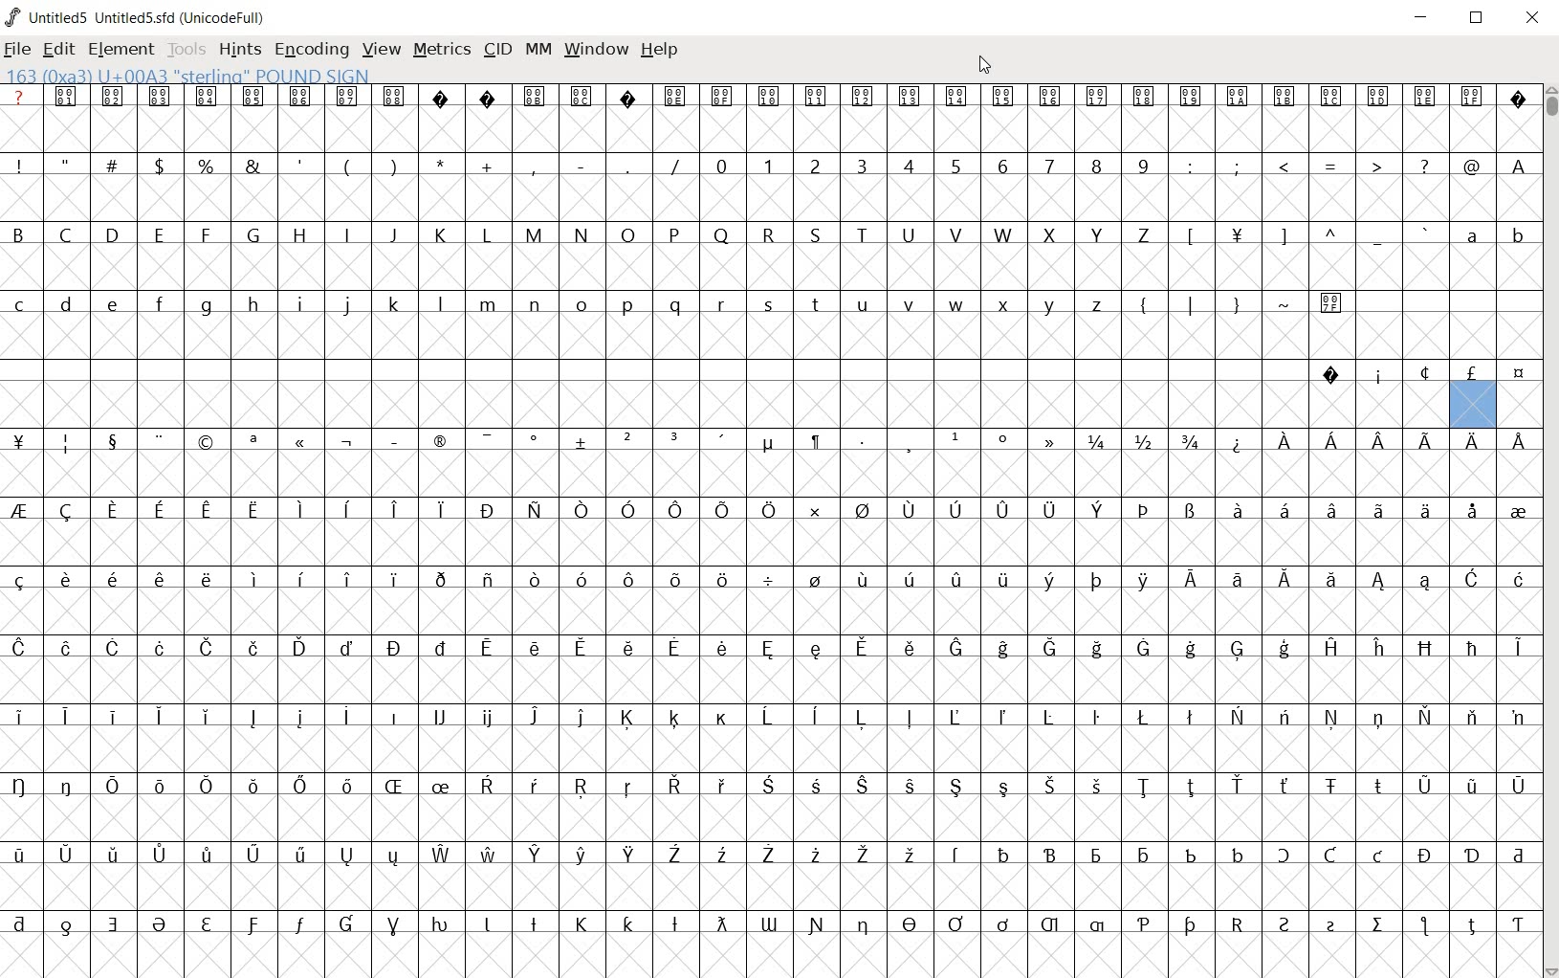 Image resolution: width=1559 pixels, height=978 pixels. Describe the element at coordinates (955, 440) in the screenshot. I see `Symbol` at that location.